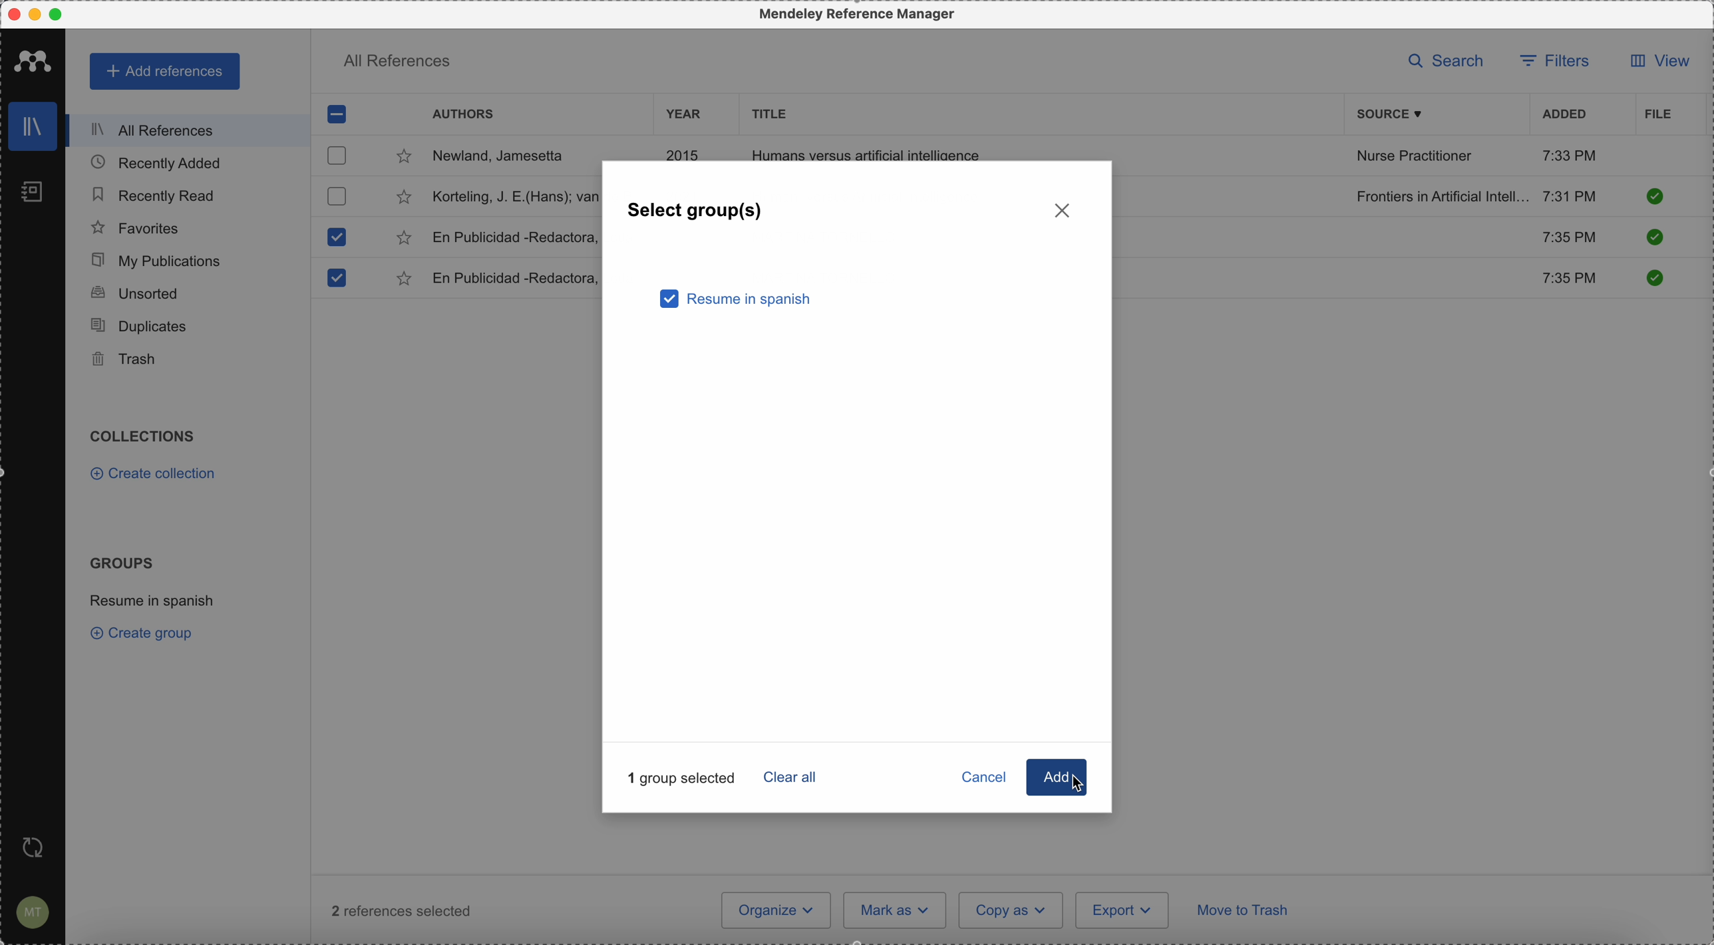 The width and height of the screenshot is (1714, 945). Describe the element at coordinates (867, 152) in the screenshot. I see `Humans versus artificial intelligence` at that location.